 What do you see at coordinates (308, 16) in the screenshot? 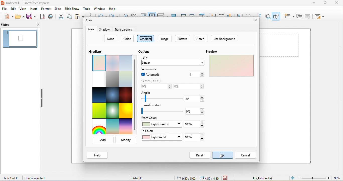
I see `delete slide` at bounding box center [308, 16].